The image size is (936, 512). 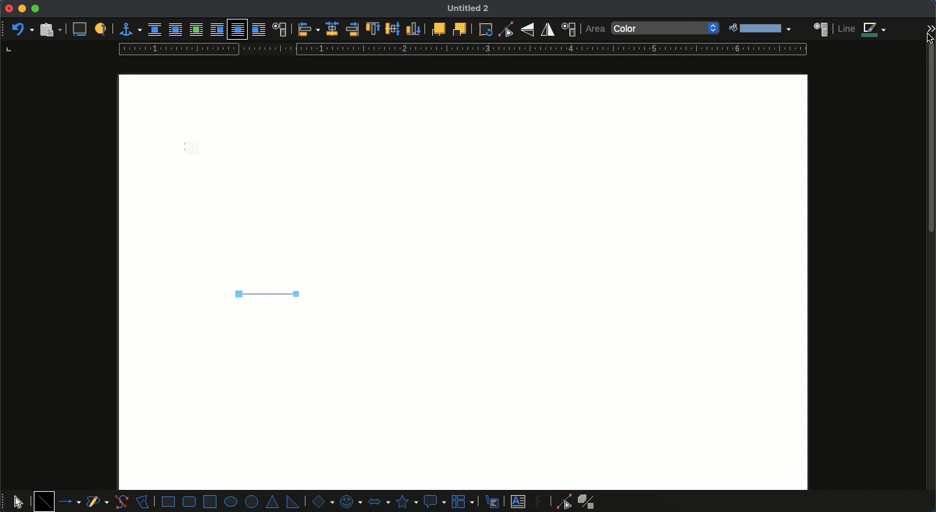 I want to click on rectangle, so click(x=168, y=502).